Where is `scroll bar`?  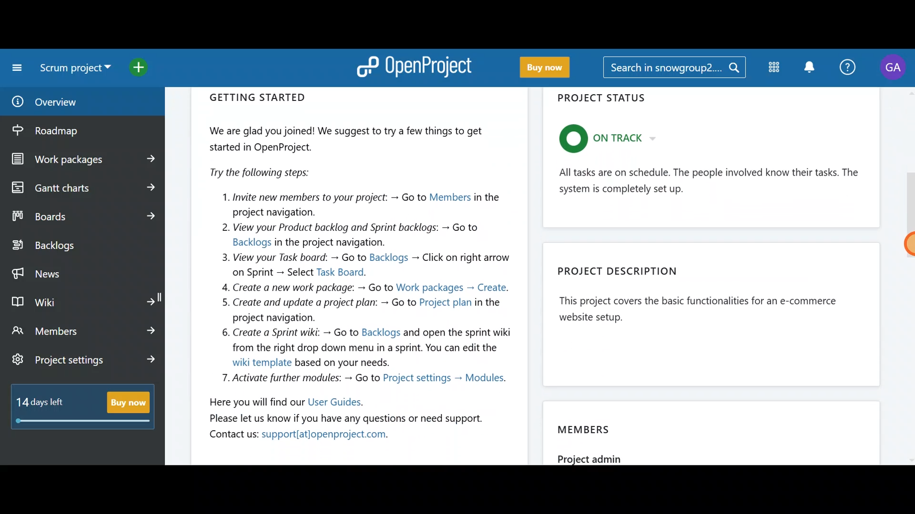 scroll bar is located at coordinates (910, 277).